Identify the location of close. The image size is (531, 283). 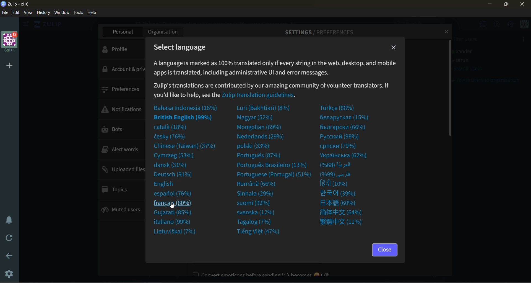
(384, 250).